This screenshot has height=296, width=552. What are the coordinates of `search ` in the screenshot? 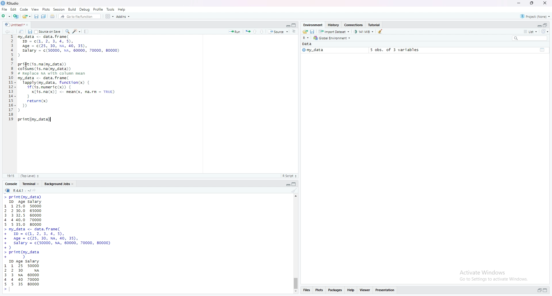 It's located at (530, 39).